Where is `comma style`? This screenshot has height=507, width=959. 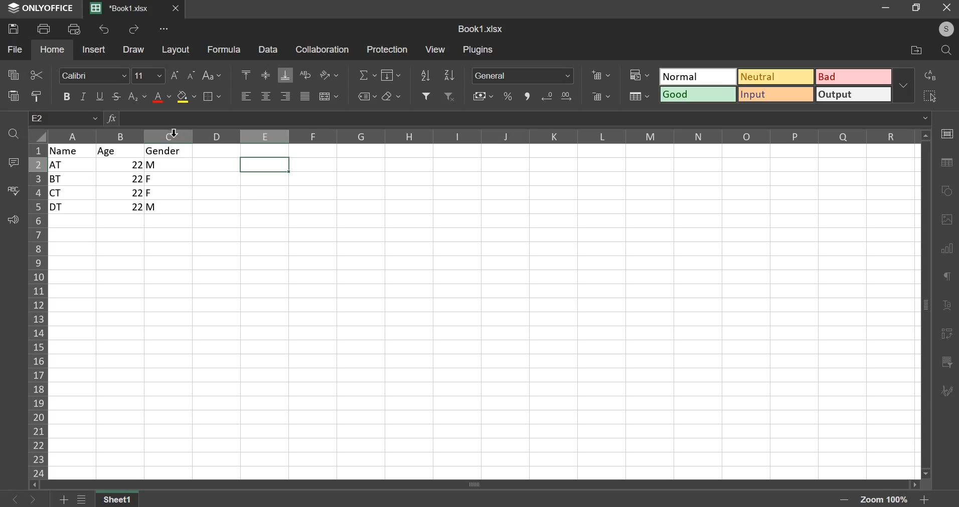 comma style is located at coordinates (528, 97).